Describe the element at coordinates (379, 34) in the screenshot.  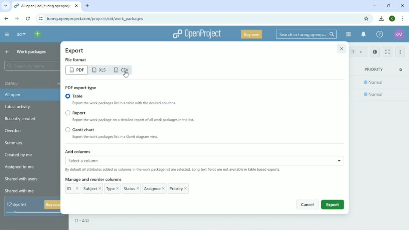
I see `Help` at that location.